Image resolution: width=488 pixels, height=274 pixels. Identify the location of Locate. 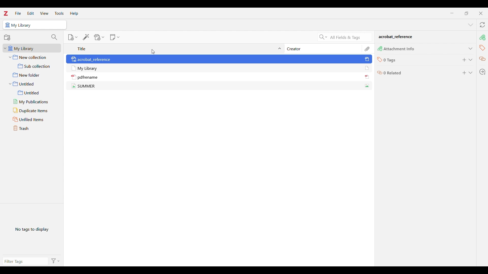
(482, 72).